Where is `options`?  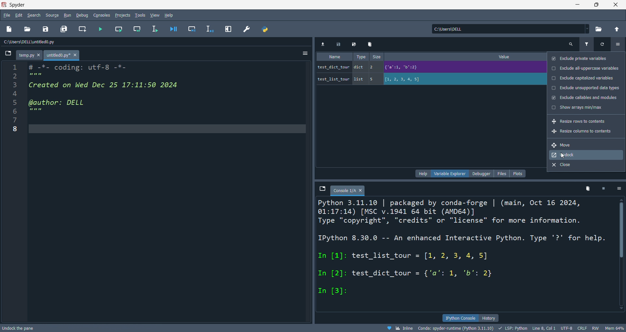
options is located at coordinates (303, 53).